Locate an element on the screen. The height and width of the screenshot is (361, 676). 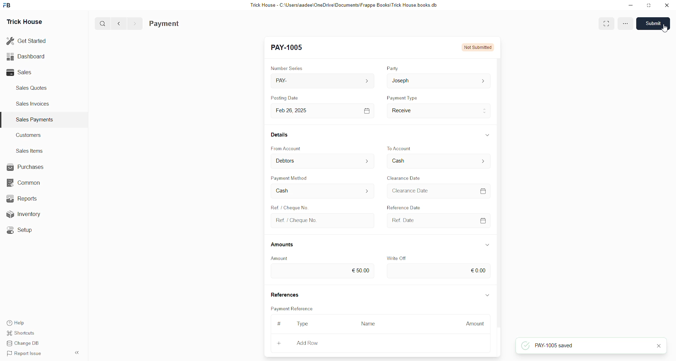
Get Started is located at coordinates (27, 41).